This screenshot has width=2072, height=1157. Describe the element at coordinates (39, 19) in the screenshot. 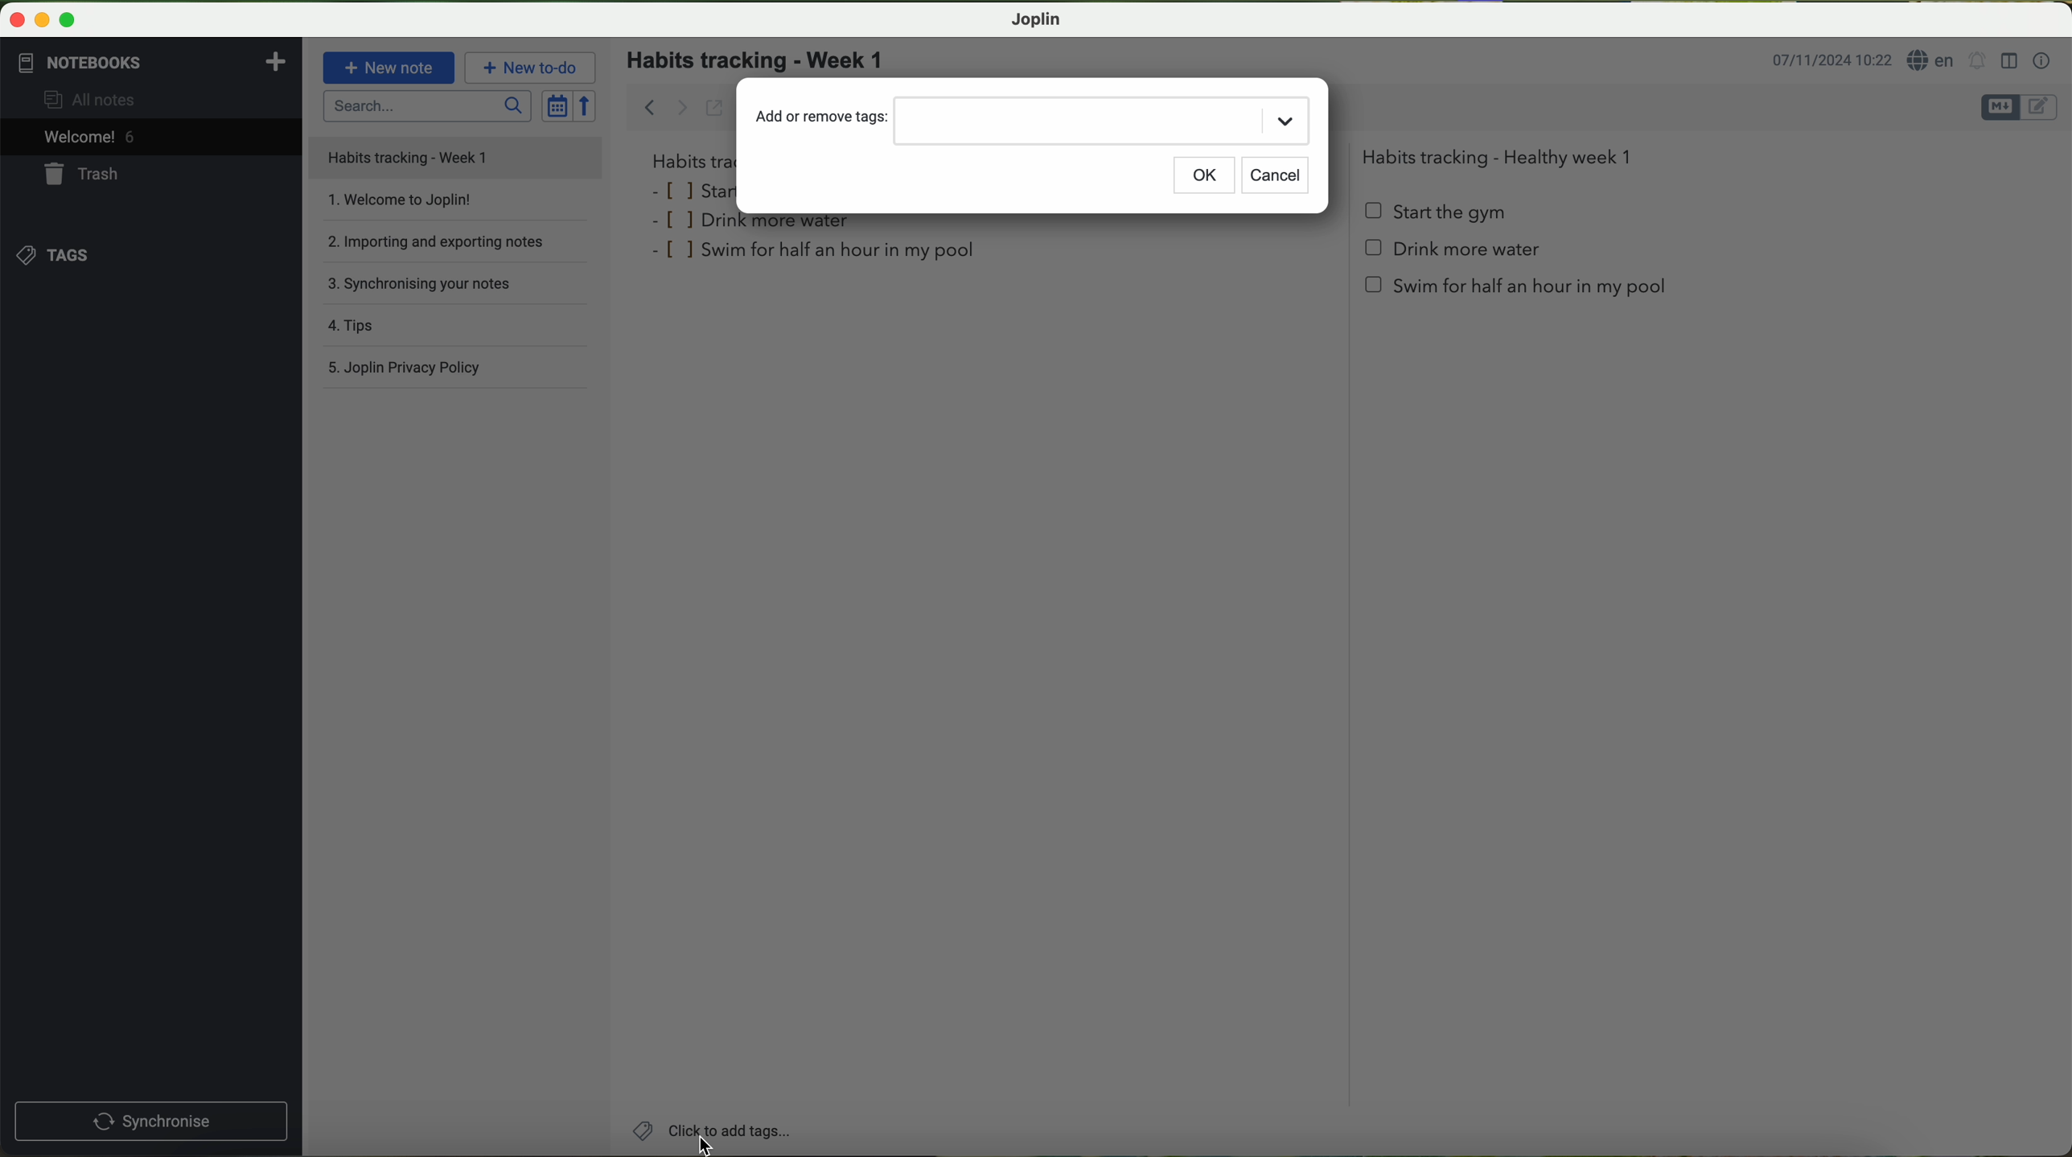

I see `minimize` at that location.